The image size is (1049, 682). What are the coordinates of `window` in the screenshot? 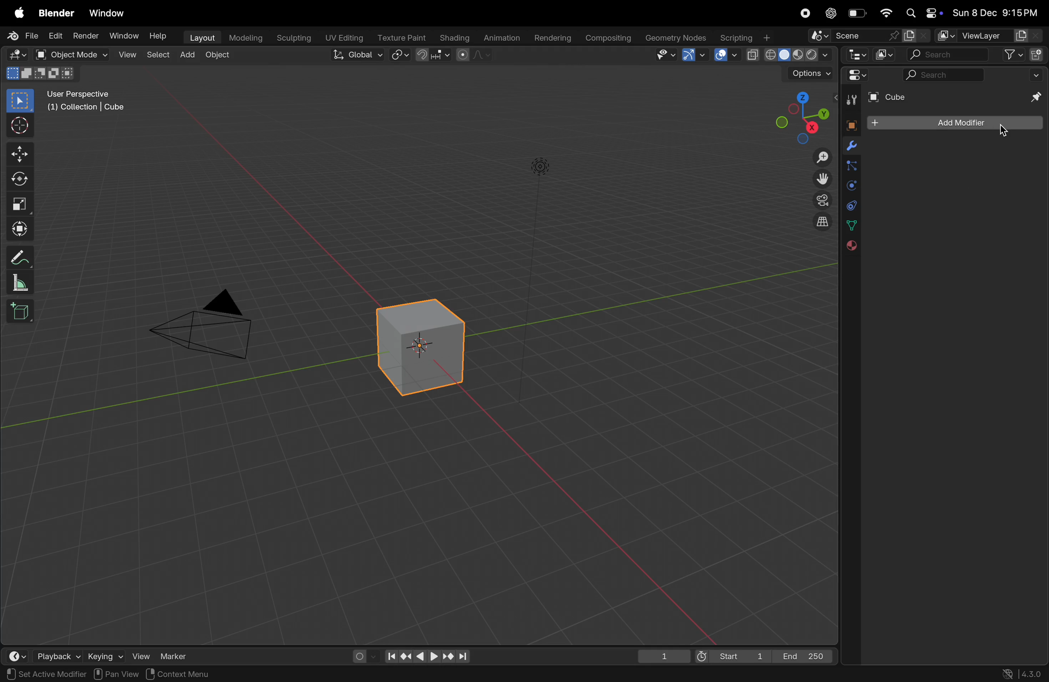 It's located at (111, 14).